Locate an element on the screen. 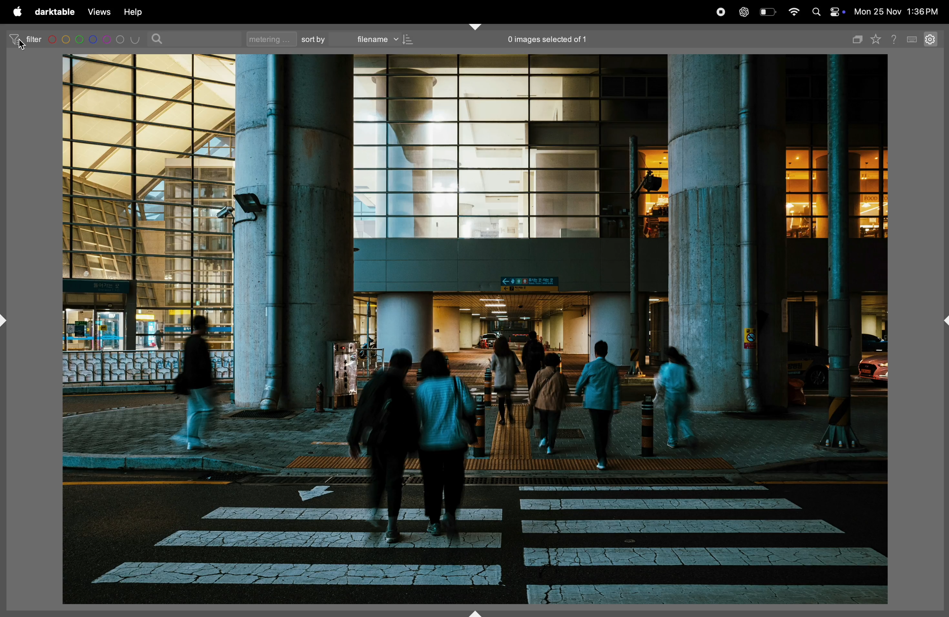 The image size is (949, 617). image is located at coordinates (476, 330).